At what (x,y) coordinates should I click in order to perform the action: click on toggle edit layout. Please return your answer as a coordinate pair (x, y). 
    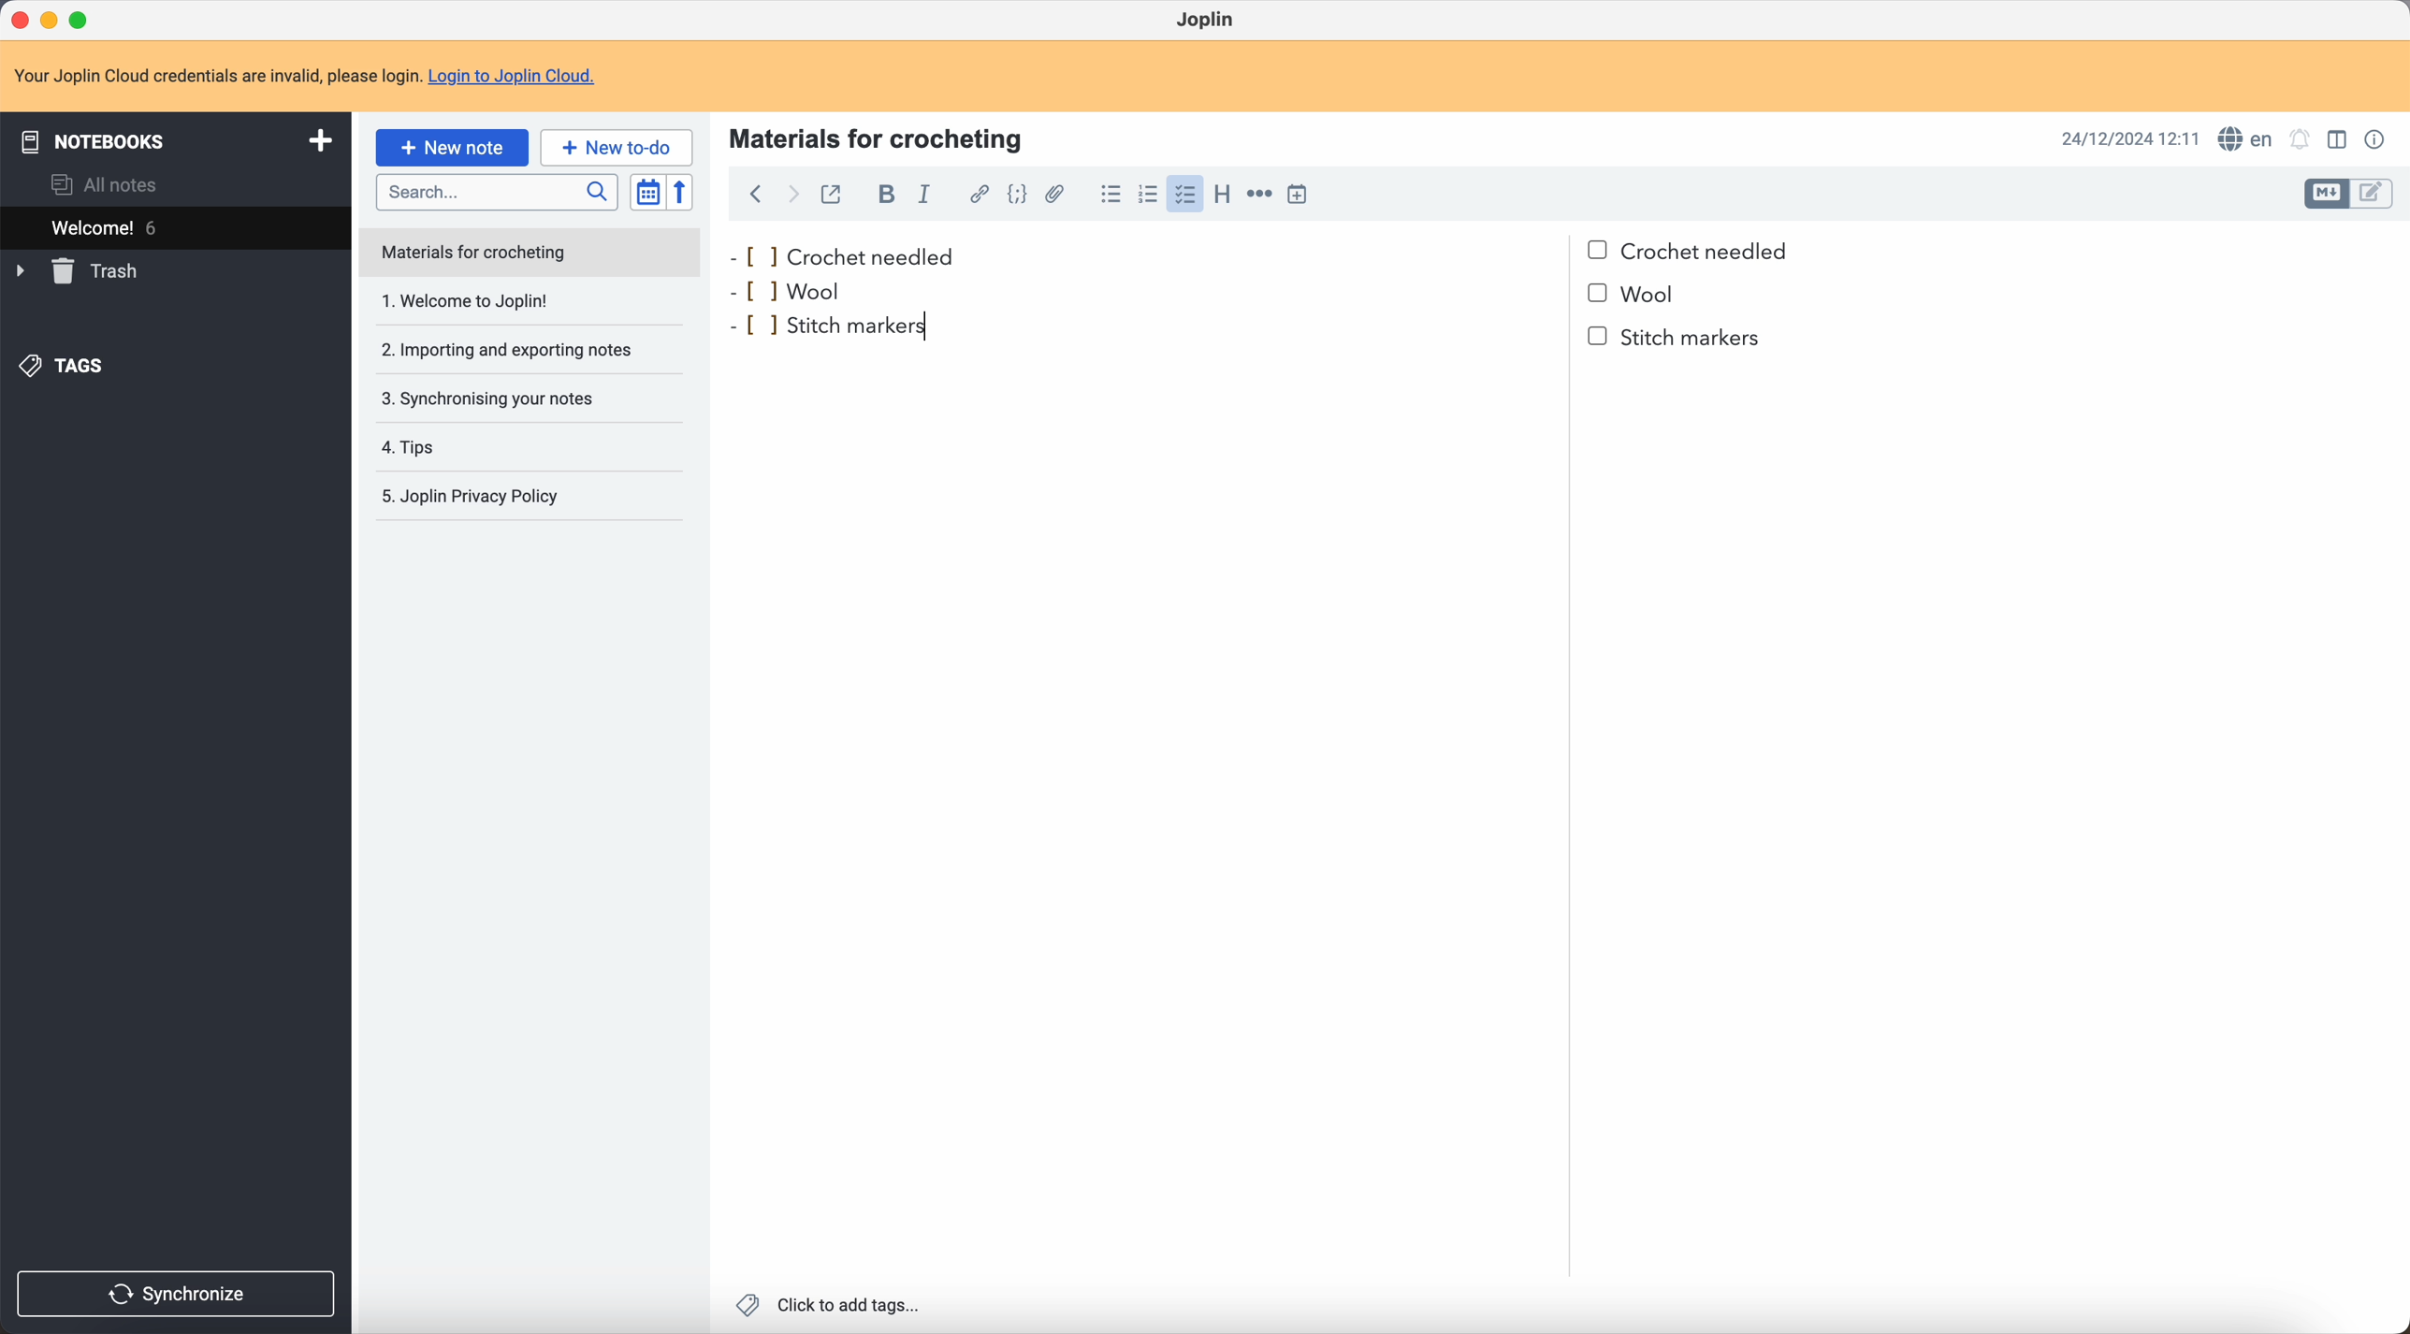
    Looking at the image, I should click on (2374, 192).